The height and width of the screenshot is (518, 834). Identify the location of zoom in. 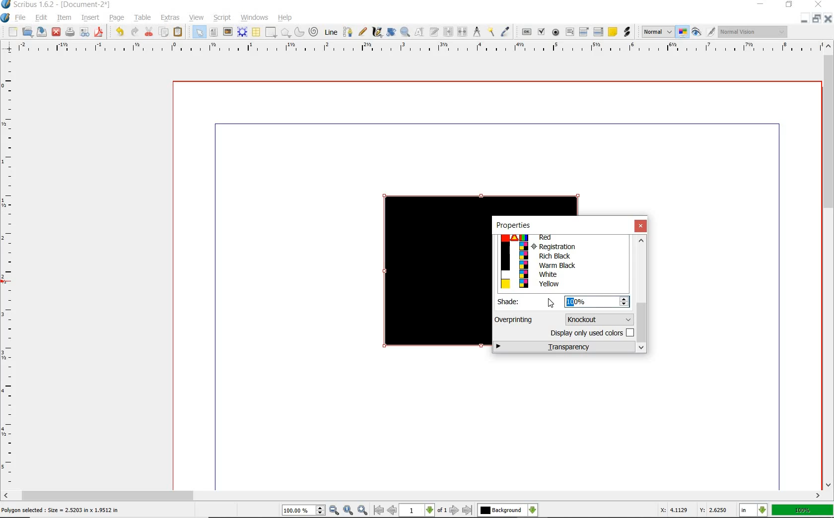
(362, 509).